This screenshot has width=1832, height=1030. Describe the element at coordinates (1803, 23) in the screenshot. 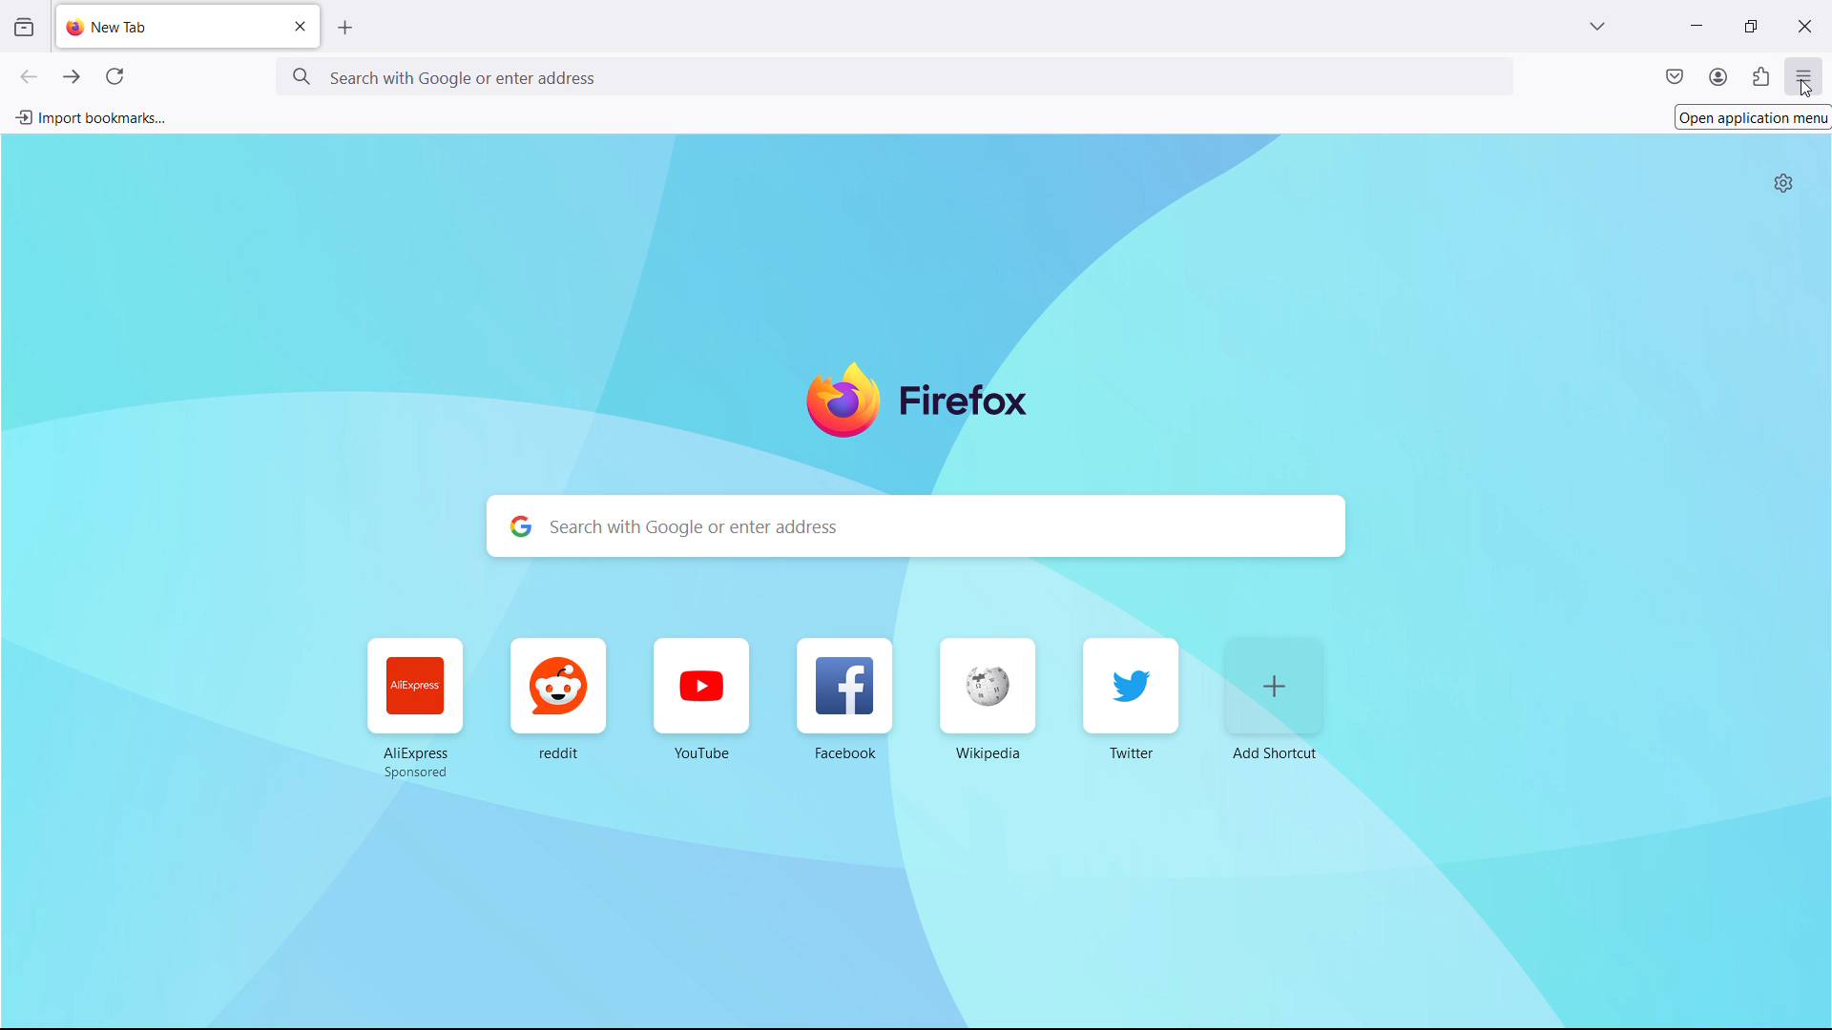

I see `close` at that location.